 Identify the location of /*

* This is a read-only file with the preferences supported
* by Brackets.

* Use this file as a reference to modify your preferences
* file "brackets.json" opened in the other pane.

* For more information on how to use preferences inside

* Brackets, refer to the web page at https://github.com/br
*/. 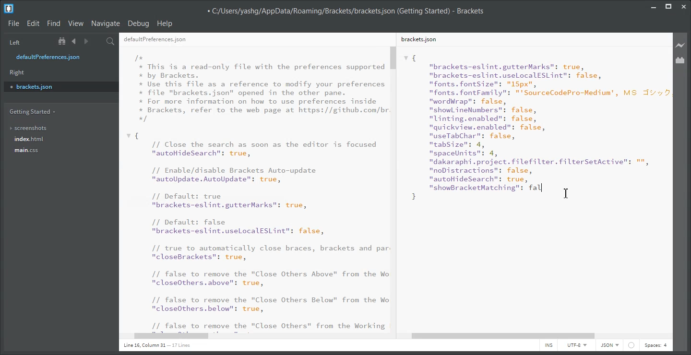
(262, 88).